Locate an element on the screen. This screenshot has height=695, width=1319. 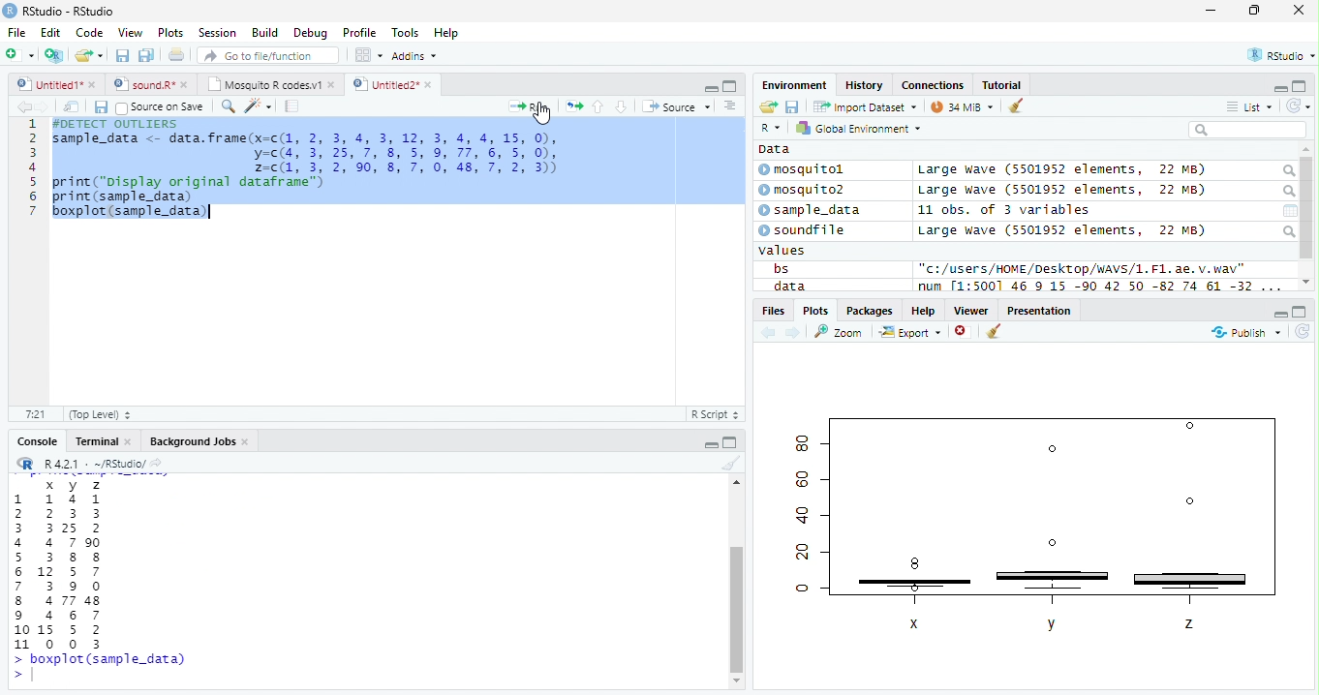
search is located at coordinates (1287, 192).